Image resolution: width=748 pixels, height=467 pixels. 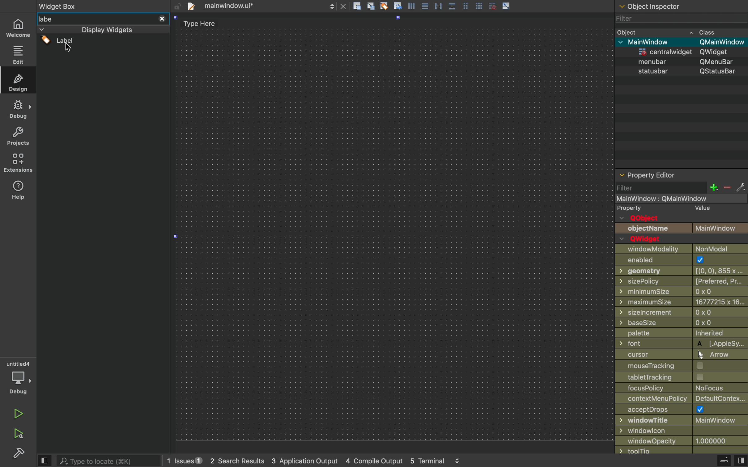 I want to click on logs, so click(x=328, y=462).